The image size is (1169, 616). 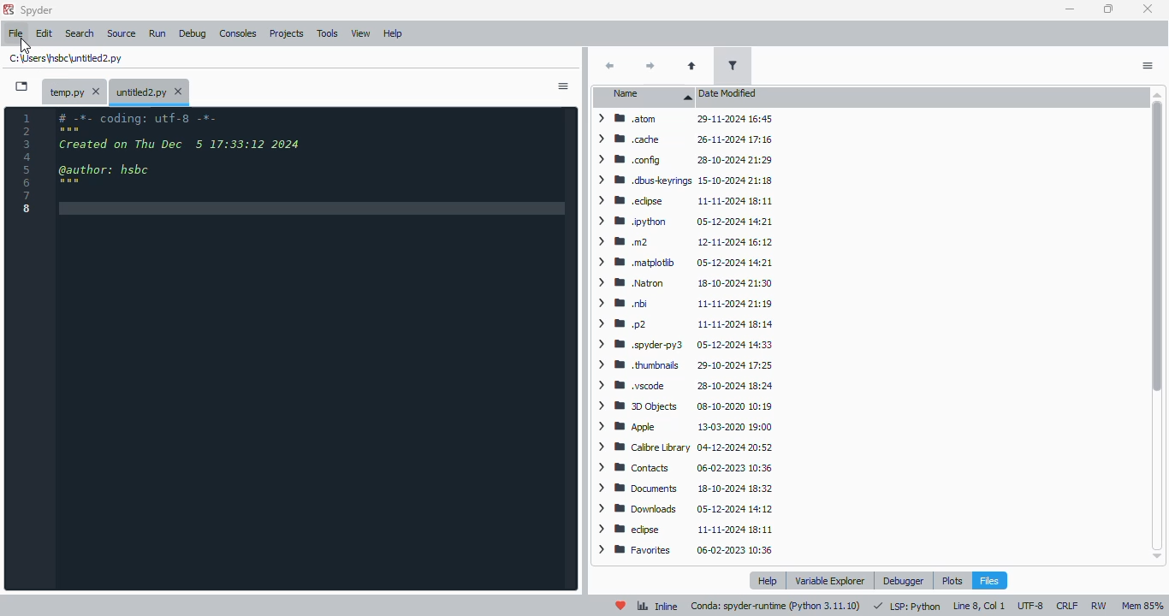 I want to click on temporary file, so click(x=65, y=92).